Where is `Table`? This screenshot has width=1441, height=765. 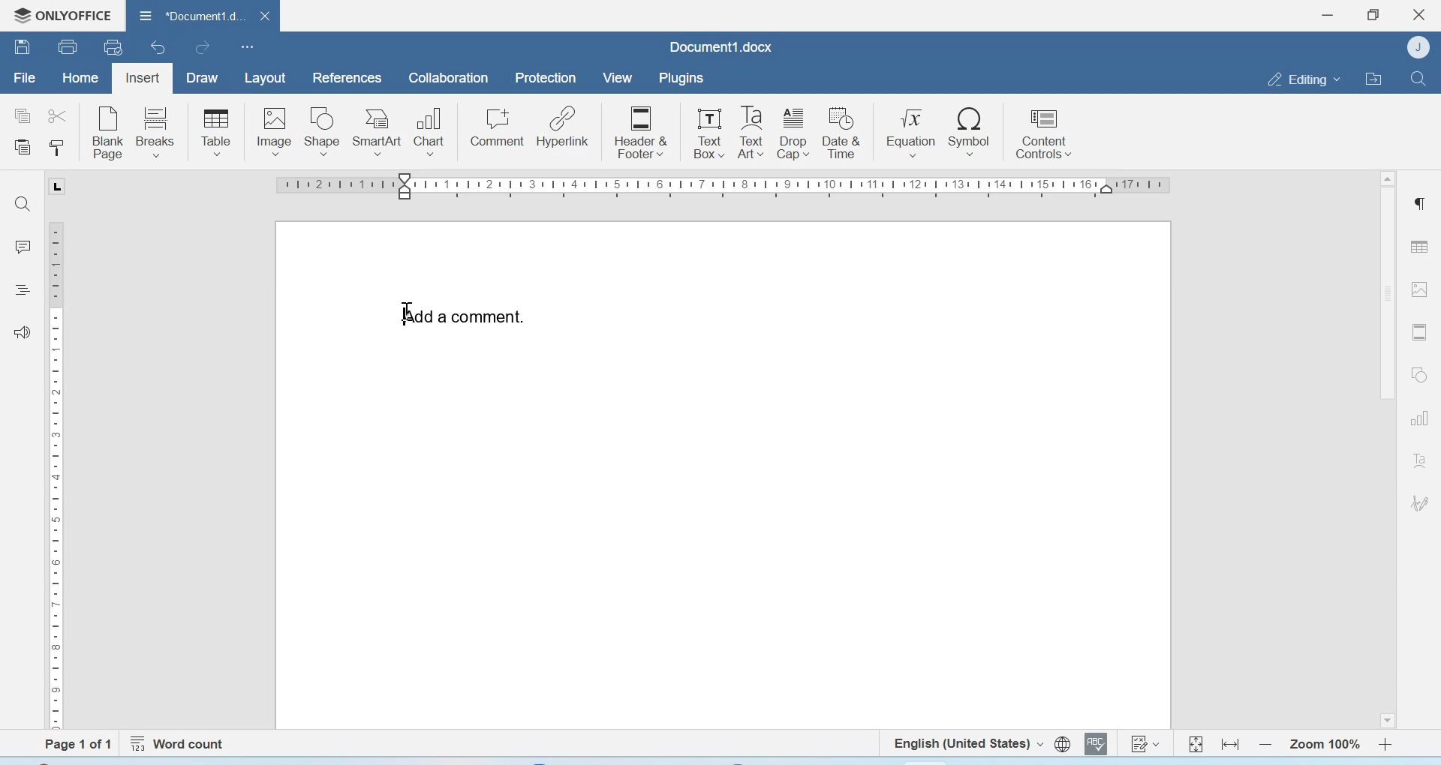 Table is located at coordinates (1419, 246).